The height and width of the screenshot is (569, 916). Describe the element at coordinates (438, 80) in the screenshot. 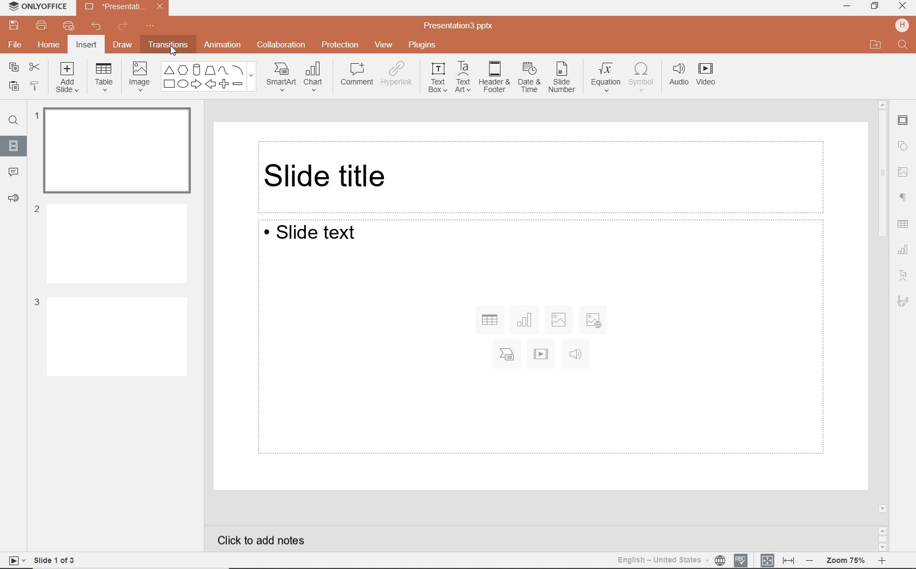

I see `TEXT BOX` at that location.